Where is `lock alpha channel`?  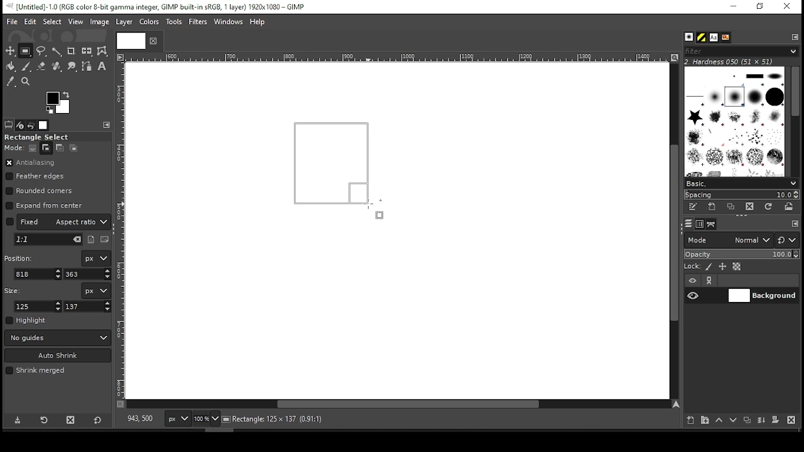
lock alpha channel is located at coordinates (736, 267).